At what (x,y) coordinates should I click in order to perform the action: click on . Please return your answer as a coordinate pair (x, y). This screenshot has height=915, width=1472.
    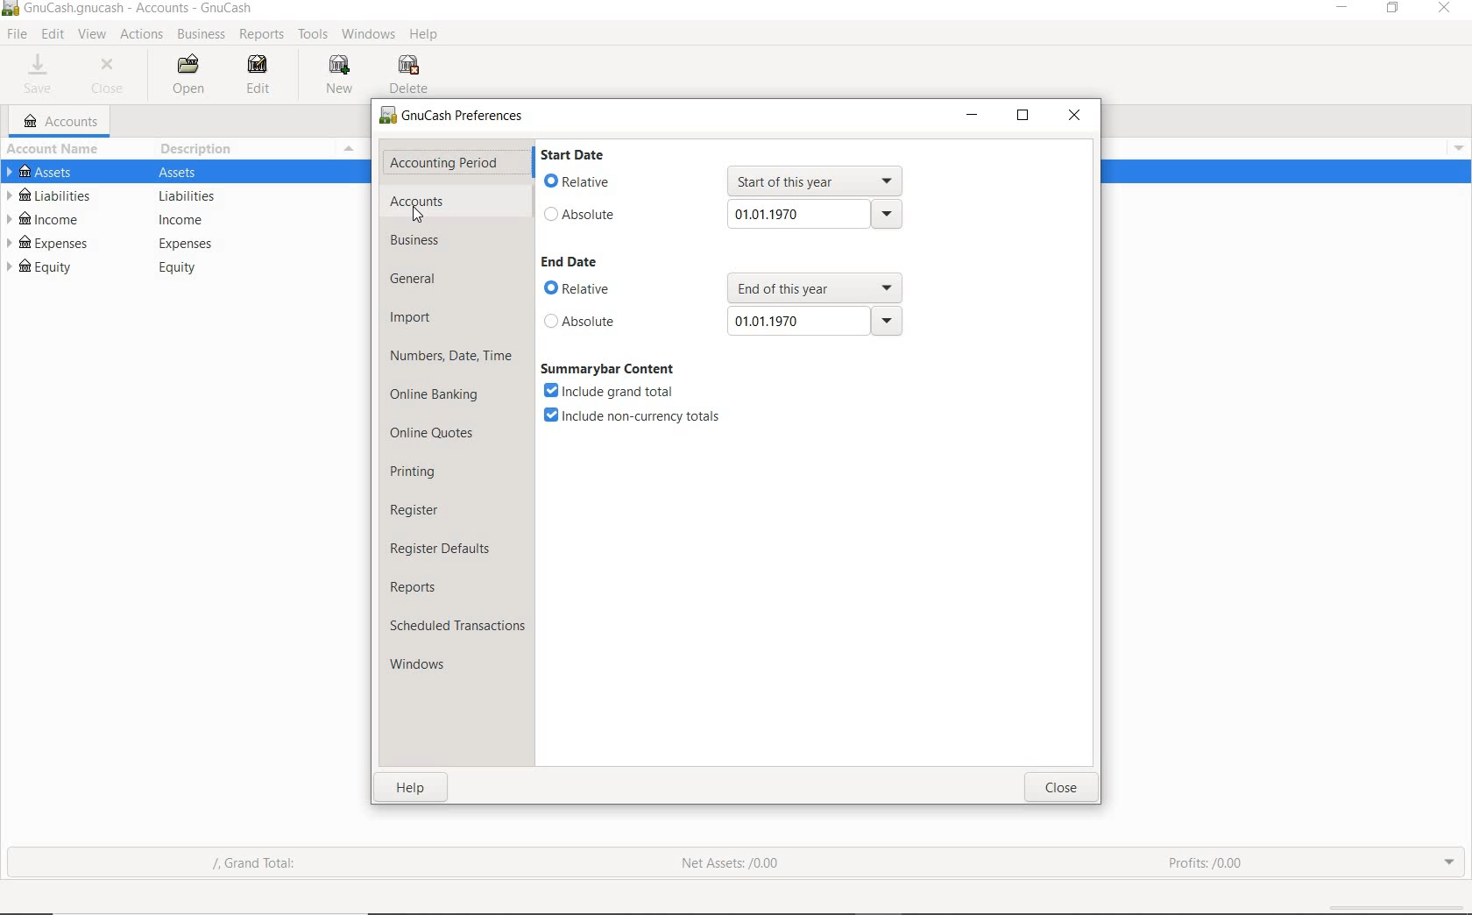
    Looking at the image, I should click on (1456, 148).